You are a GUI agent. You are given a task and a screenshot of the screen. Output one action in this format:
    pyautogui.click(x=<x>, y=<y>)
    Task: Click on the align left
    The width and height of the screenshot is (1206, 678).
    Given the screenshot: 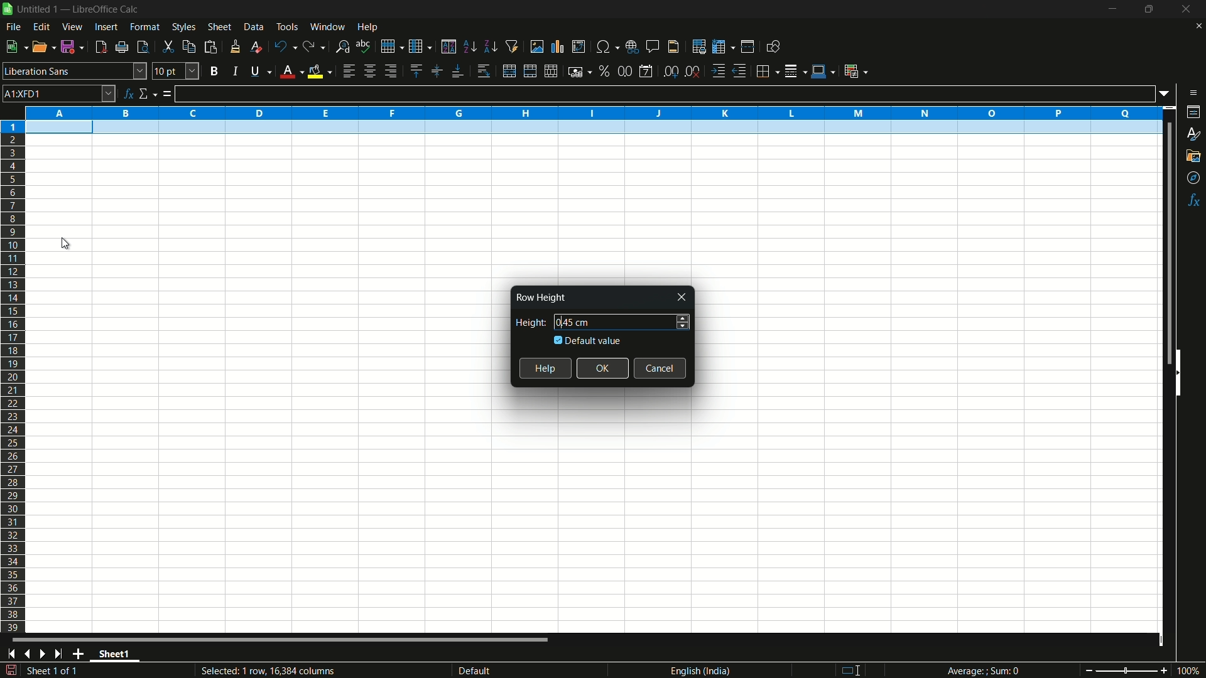 What is the action you would take?
    pyautogui.click(x=348, y=72)
    